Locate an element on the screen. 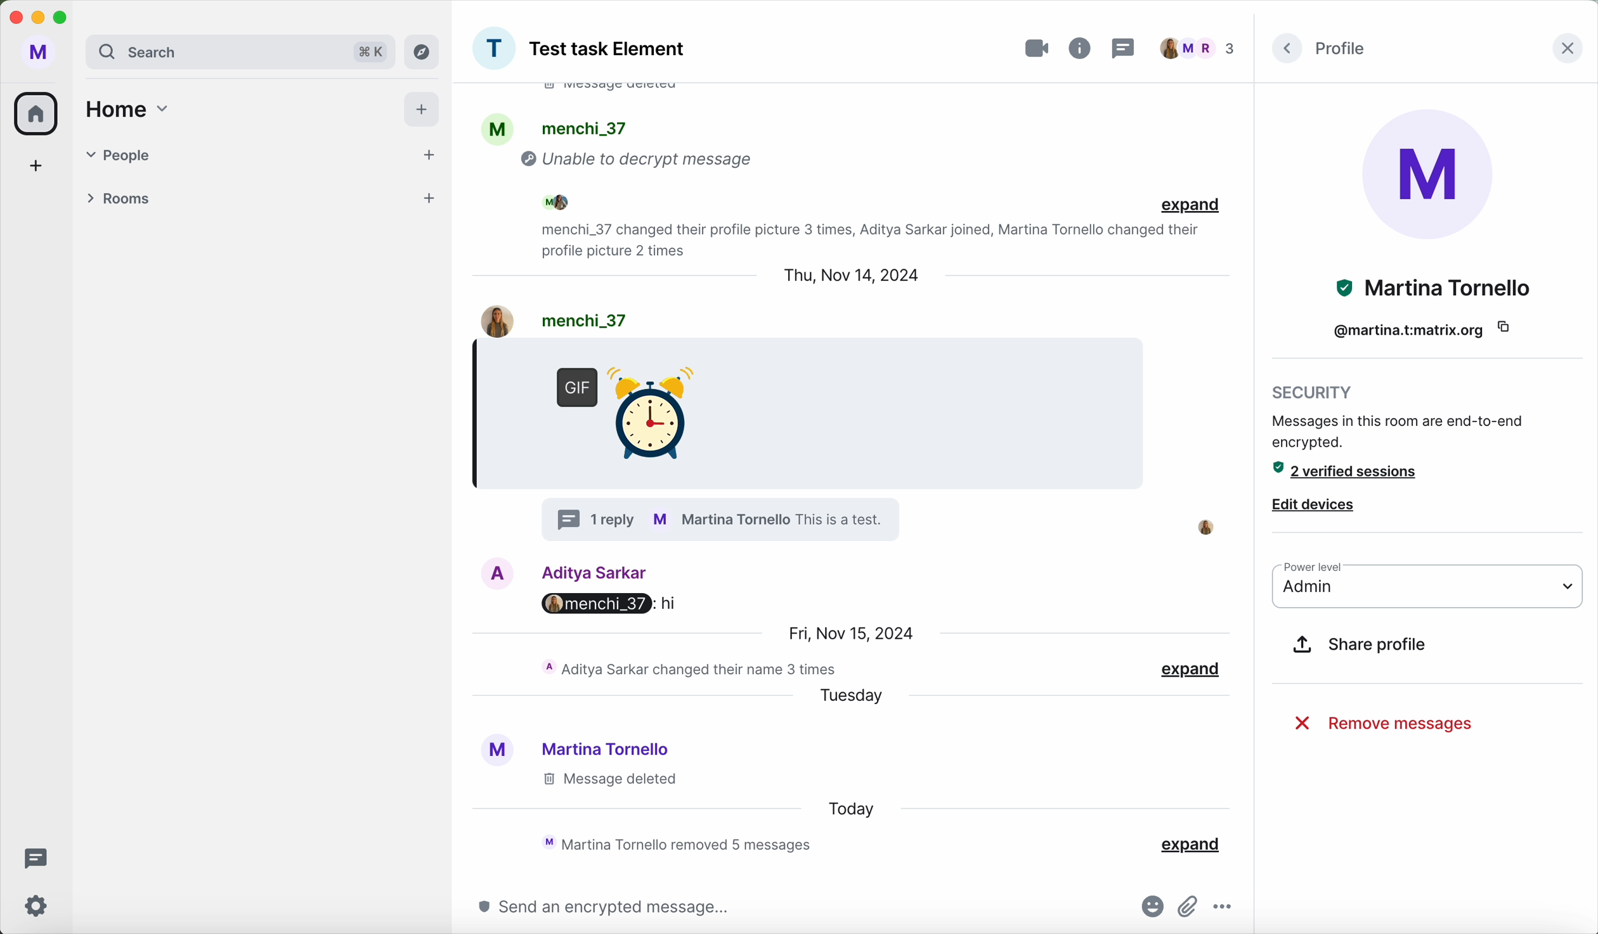 The height and width of the screenshot is (934, 1598). maximize is located at coordinates (64, 18).